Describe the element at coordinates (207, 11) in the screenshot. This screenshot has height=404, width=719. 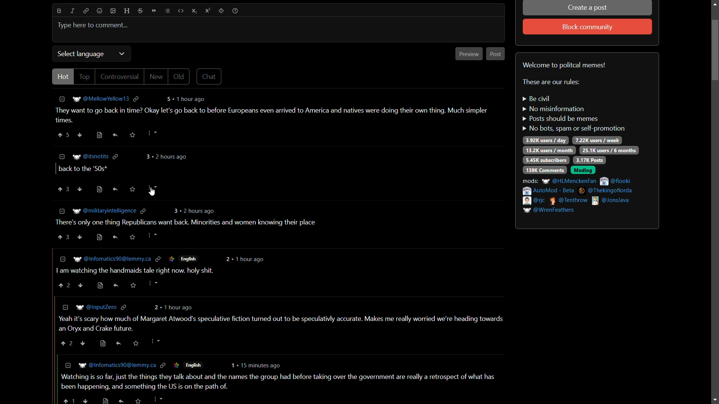
I see `superscript` at that location.